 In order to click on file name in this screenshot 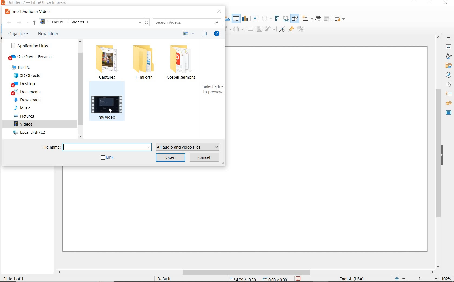, I will do `click(96, 147)`.